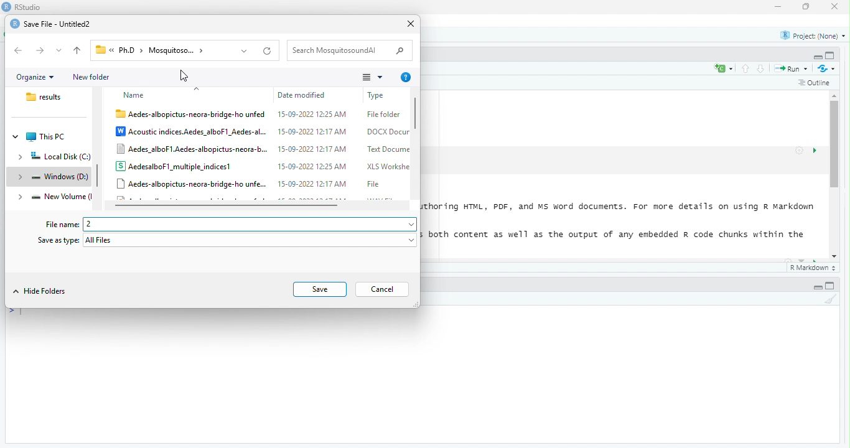 The image size is (850, 448). I want to click on RStudio, so click(29, 7).